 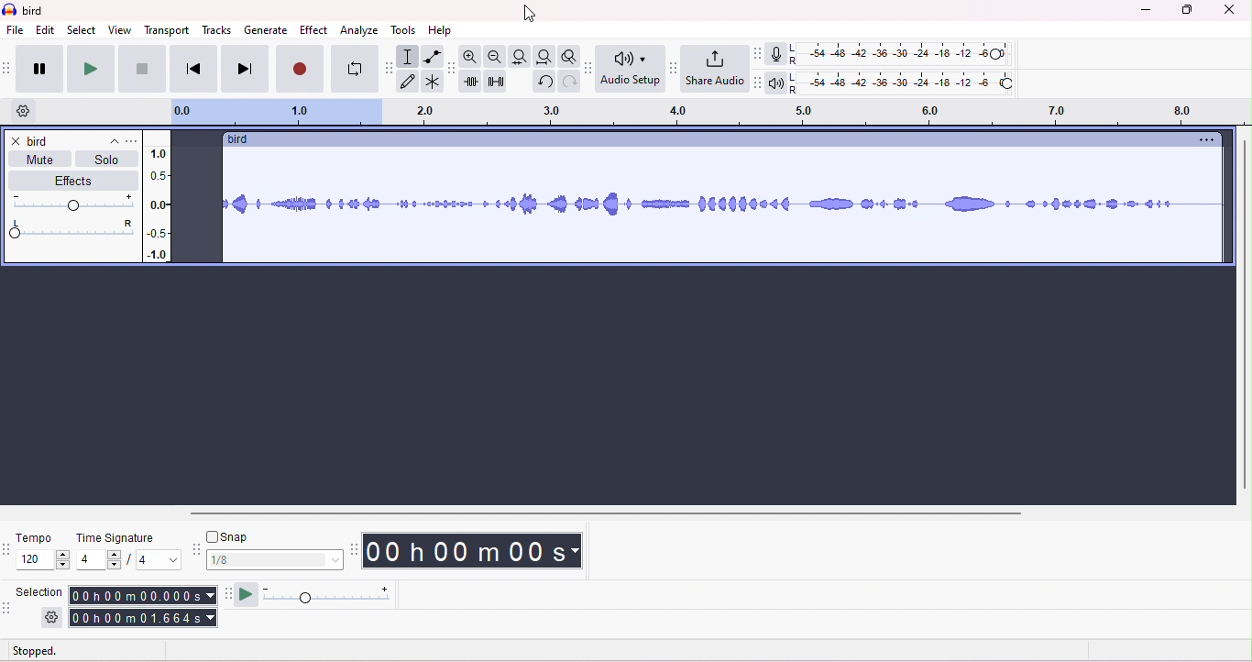 I want to click on select, so click(x=82, y=29).